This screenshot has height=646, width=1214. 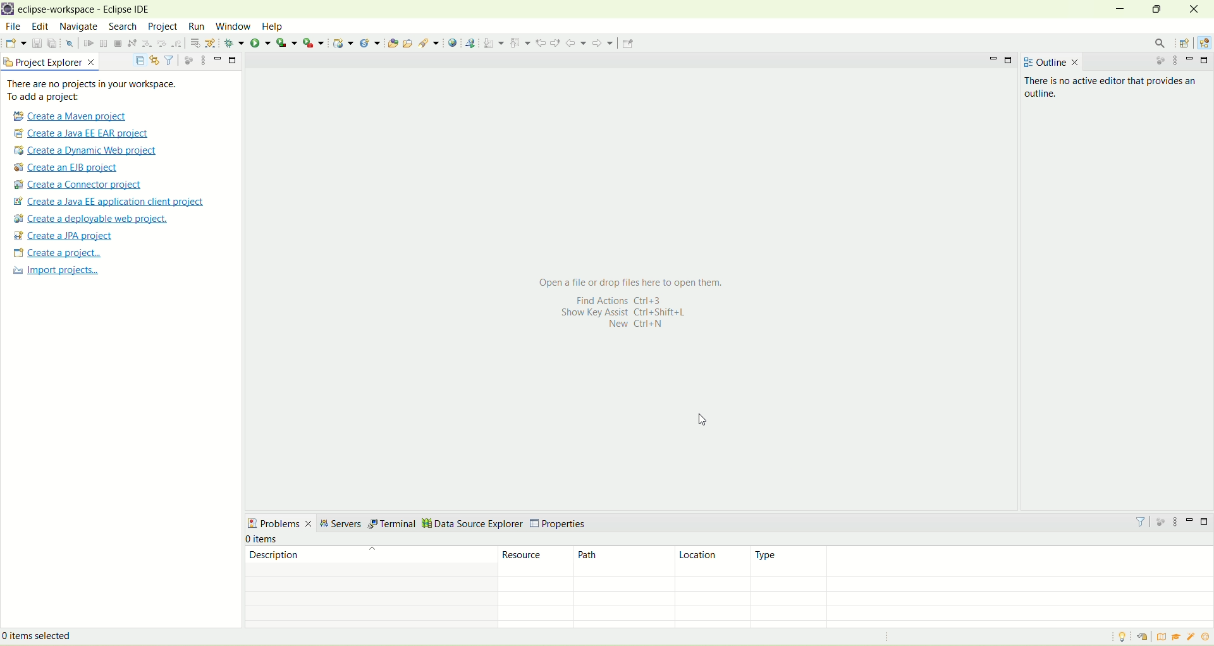 I want to click on import projects, so click(x=54, y=272).